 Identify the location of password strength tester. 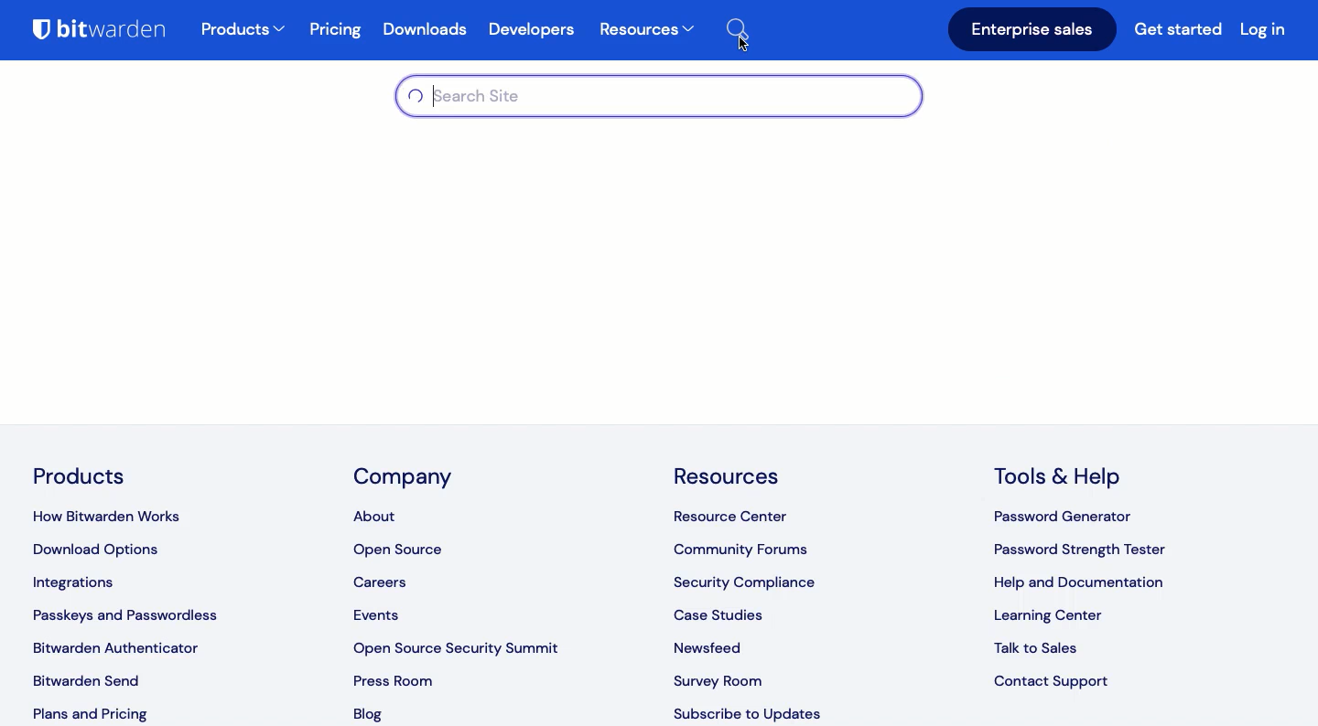
(1081, 550).